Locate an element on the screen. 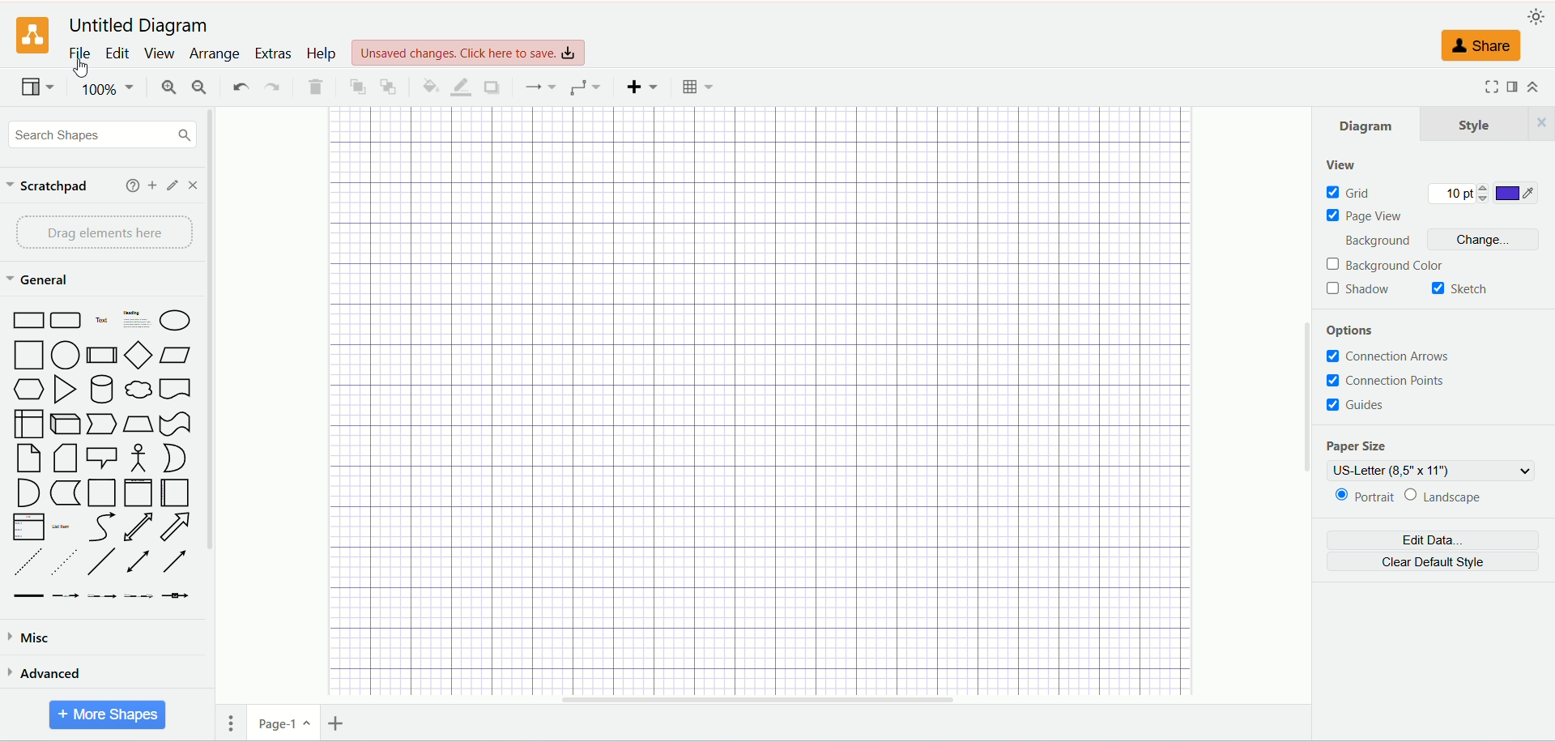 Image resolution: width=1555 pixels, height=742 pixels. click here to save is located at coordinates (471, 51).